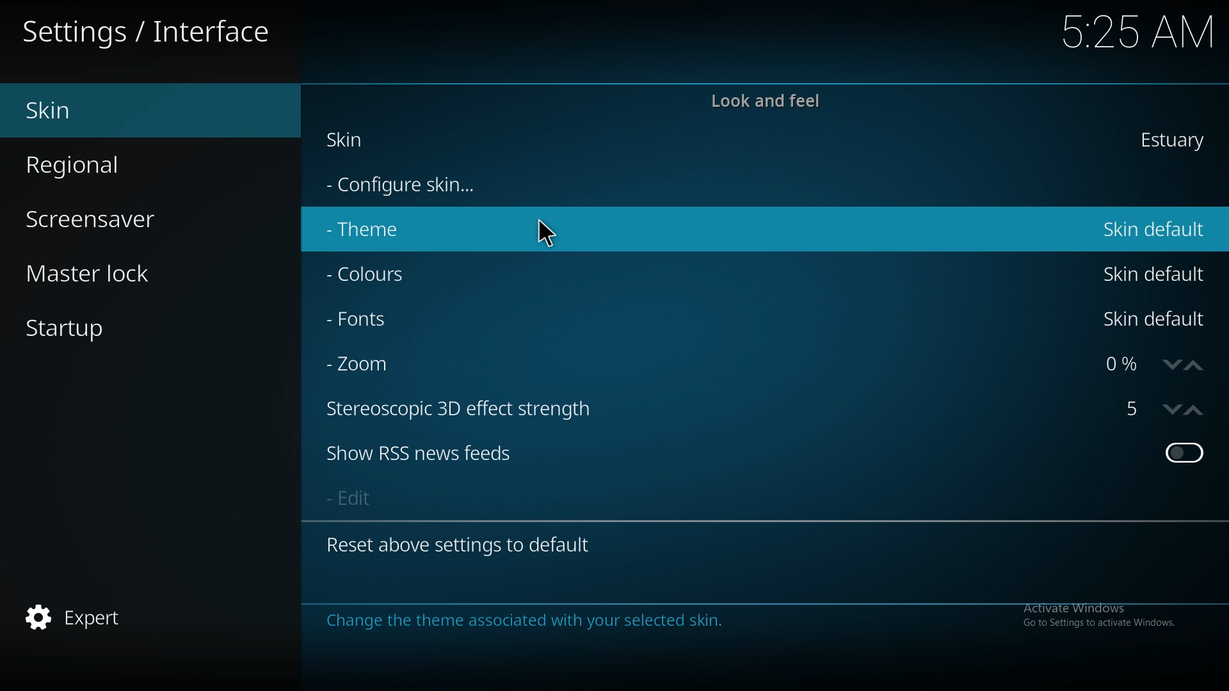  I want to click on master lock, so click(123, 273).